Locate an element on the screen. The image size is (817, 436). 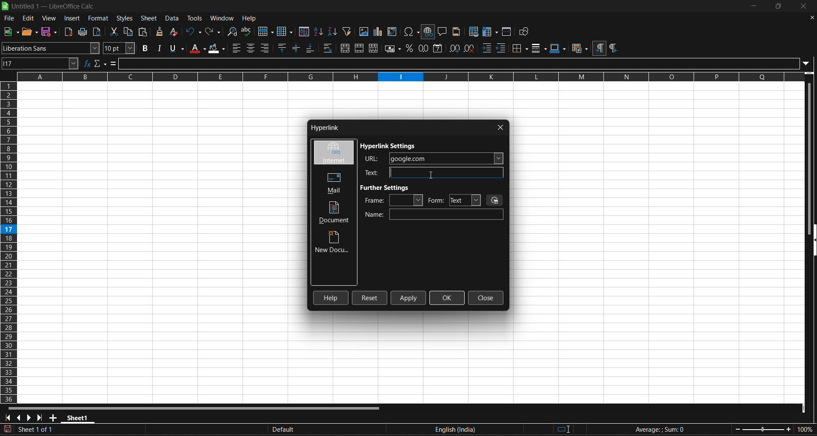
sort is located at coordinates (304, 31).